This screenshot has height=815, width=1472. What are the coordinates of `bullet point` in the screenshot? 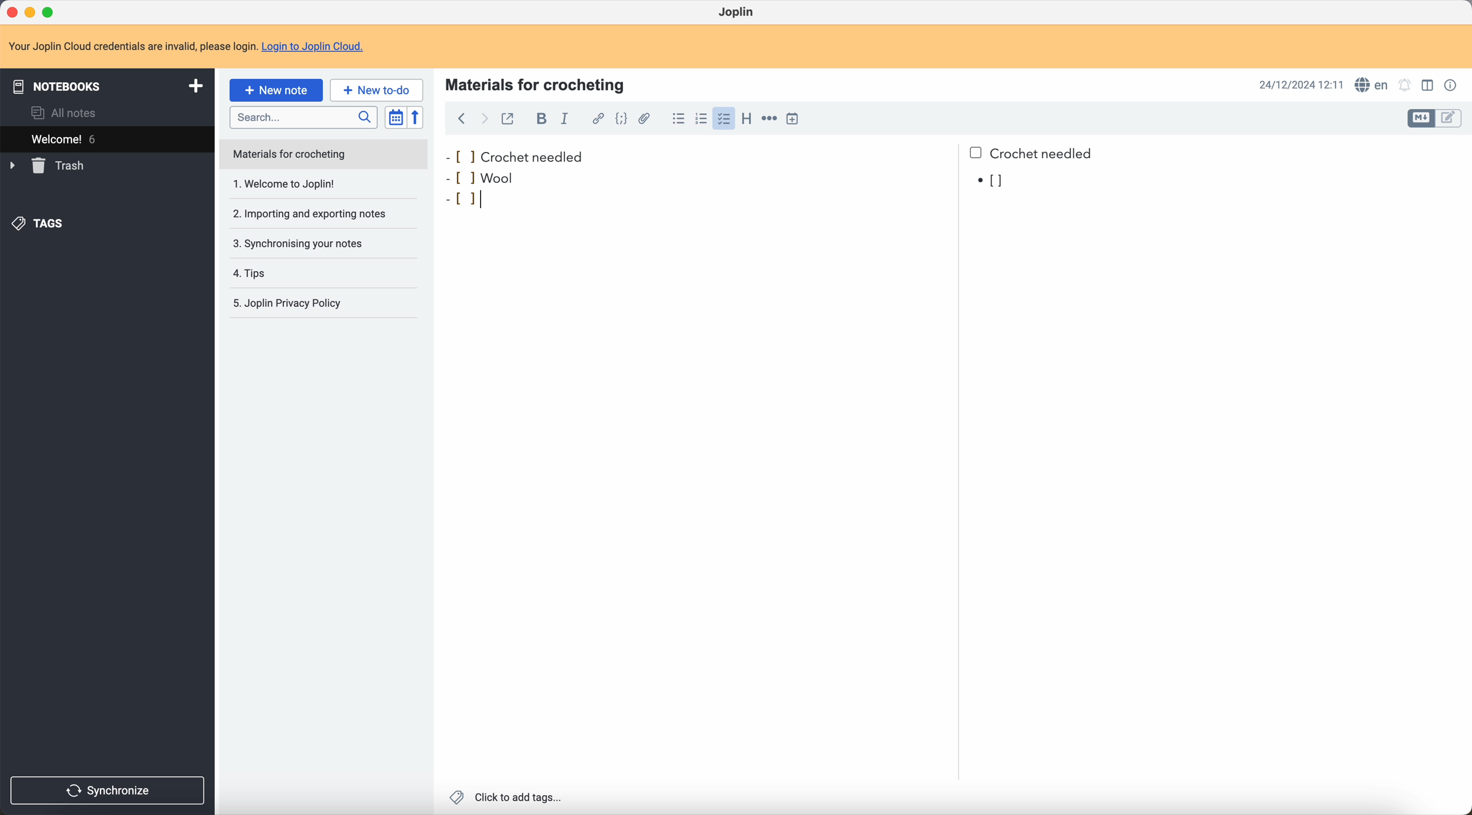 It's located at (992, 182).